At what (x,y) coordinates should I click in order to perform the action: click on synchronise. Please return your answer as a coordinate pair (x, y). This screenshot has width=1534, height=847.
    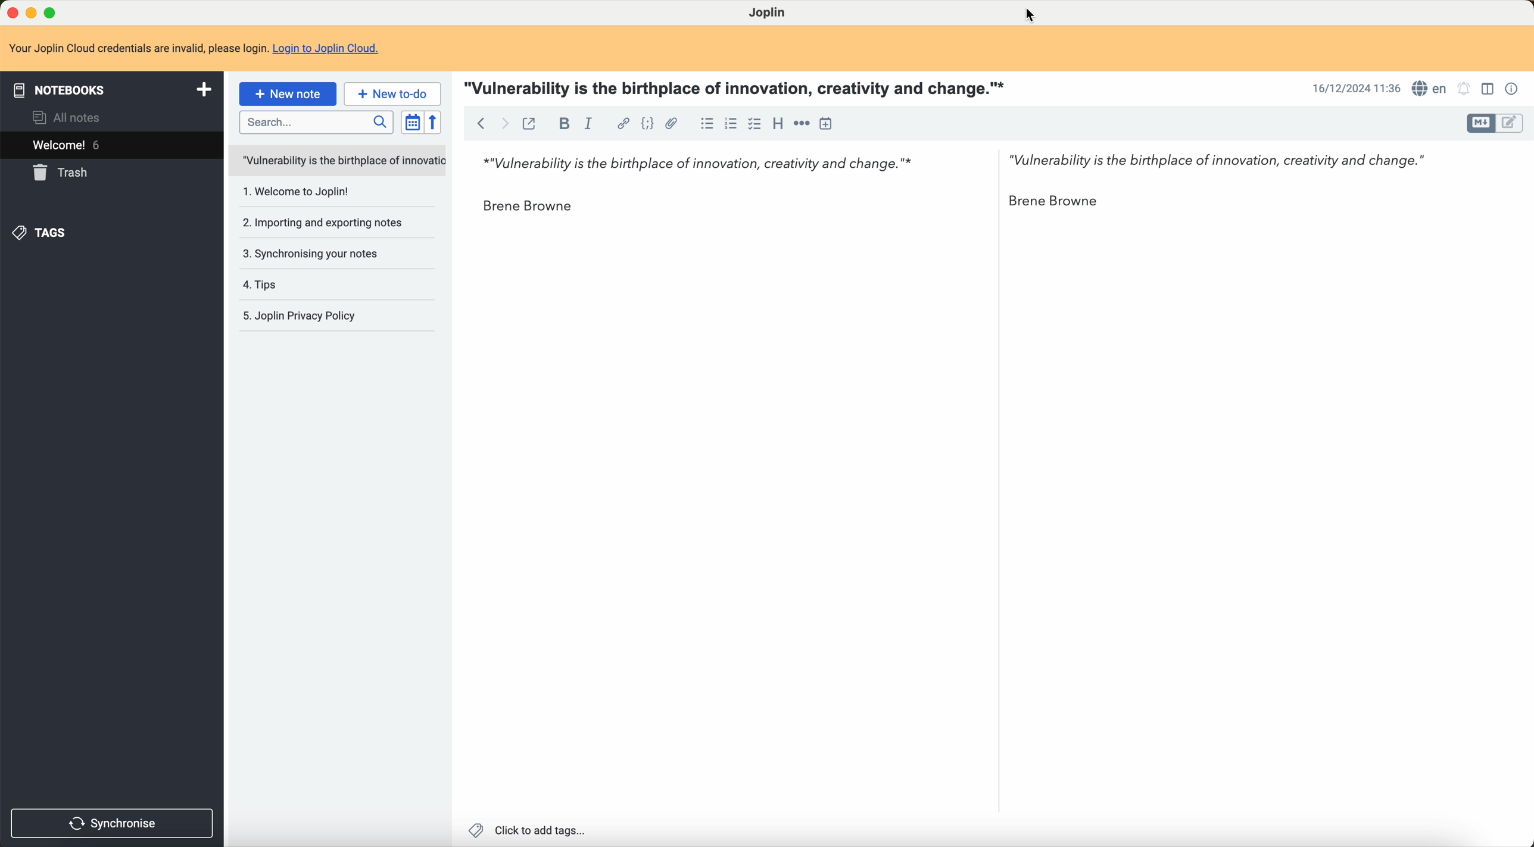
    Looking at the image, I should click on (114, 822).